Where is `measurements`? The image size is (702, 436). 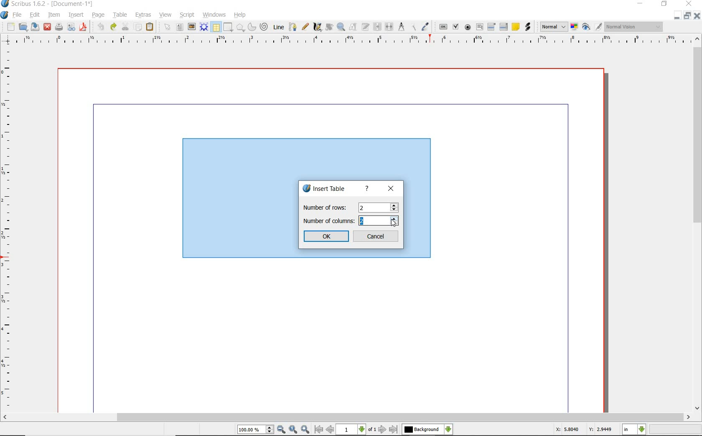 measurements is located at coordinates (402, 27).